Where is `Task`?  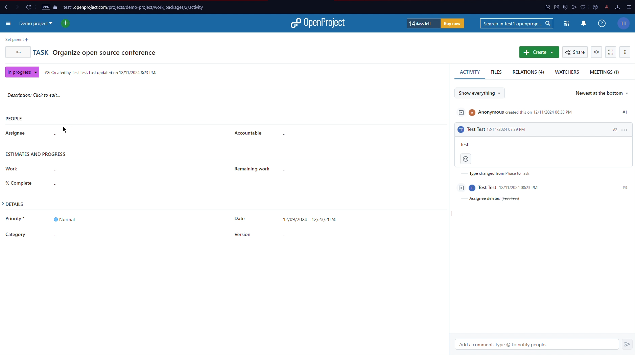 Task is located at coordinates (41, 51).